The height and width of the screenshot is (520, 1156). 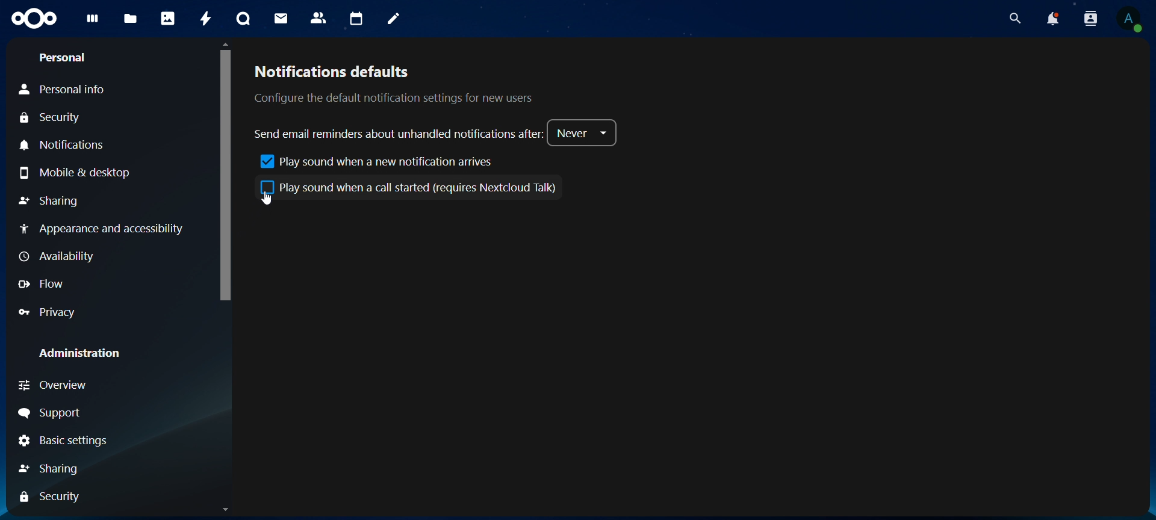 I want to click on Administration, so click(x=78, y=354).